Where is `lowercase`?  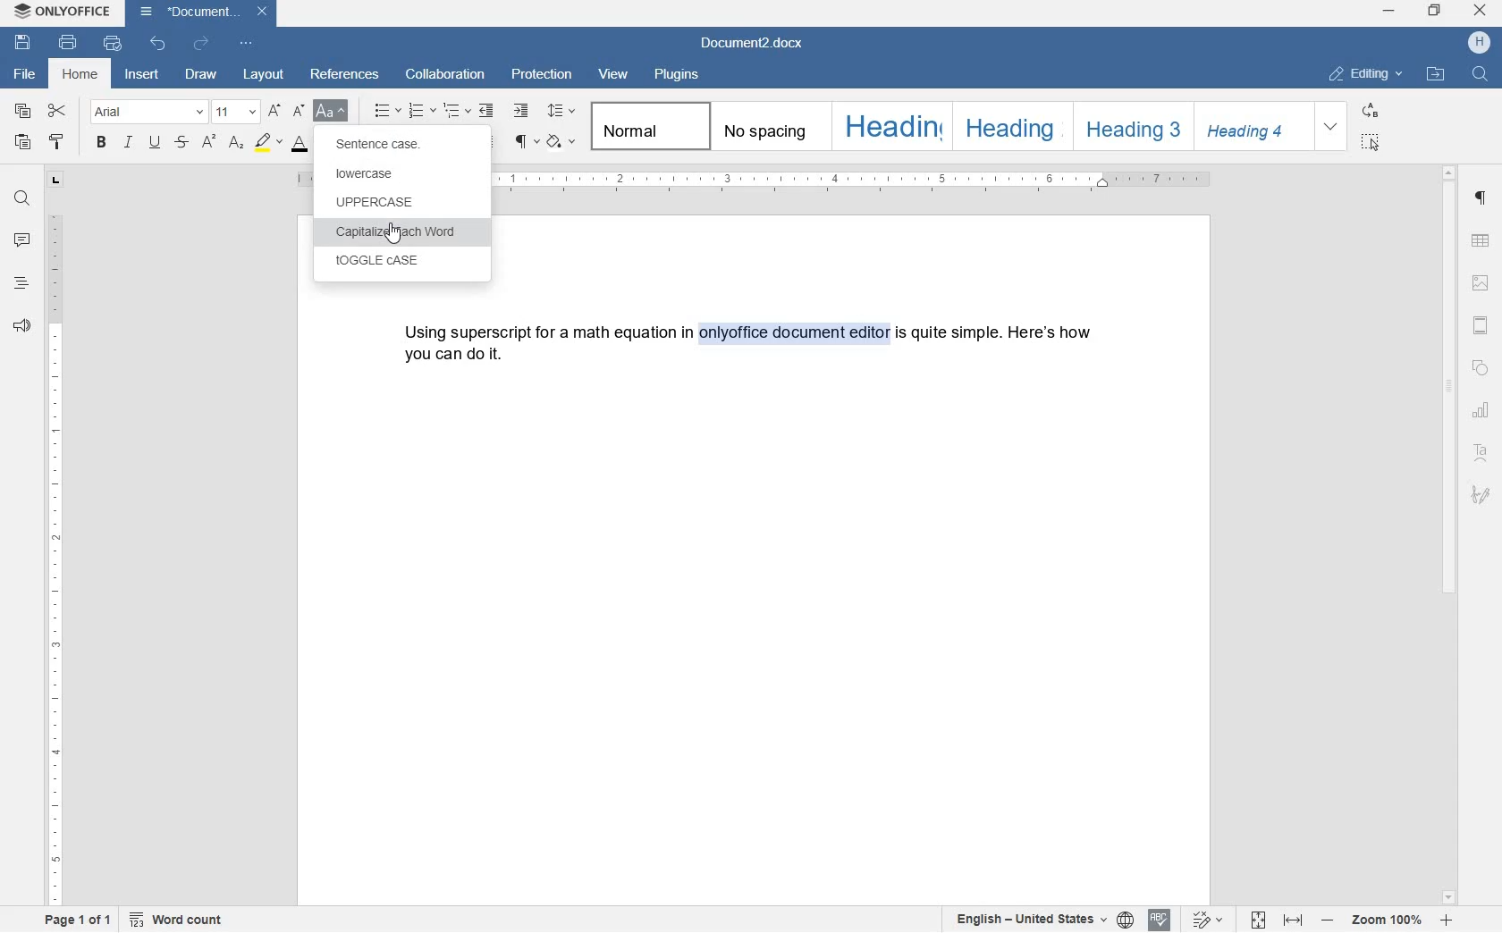 lowercase is located at coordinates (373, 176).